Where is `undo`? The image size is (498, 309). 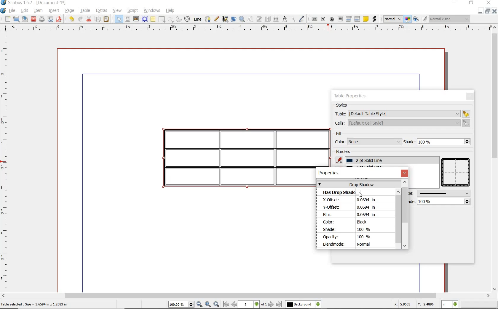 undo is located at coordinates (71, 19).